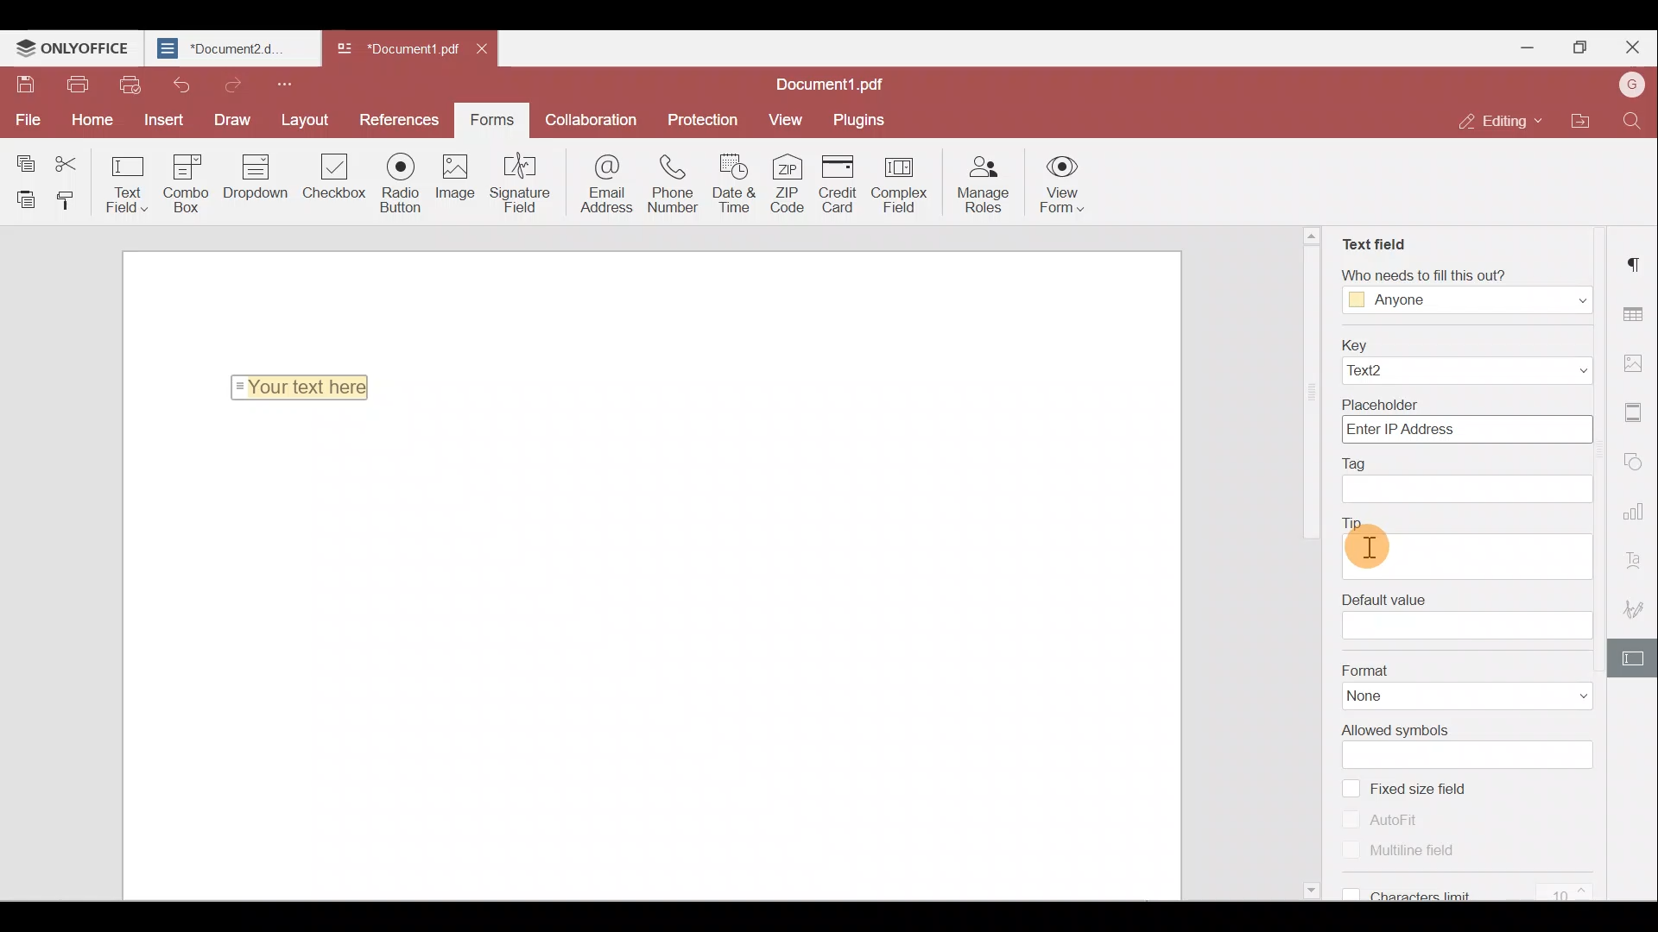  I want to click on Cut, so click(73, 159).